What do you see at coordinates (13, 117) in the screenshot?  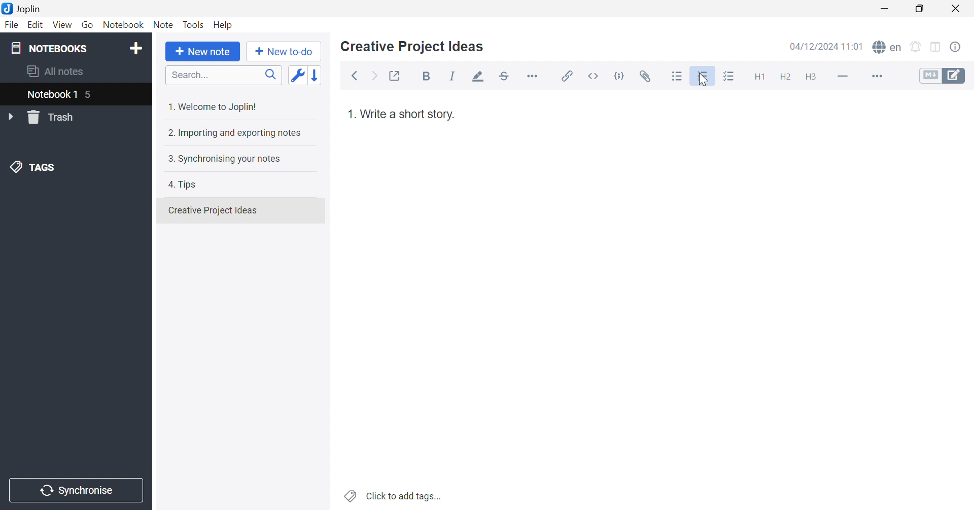 I see `Drop Down` at bounding box center [13, 117].